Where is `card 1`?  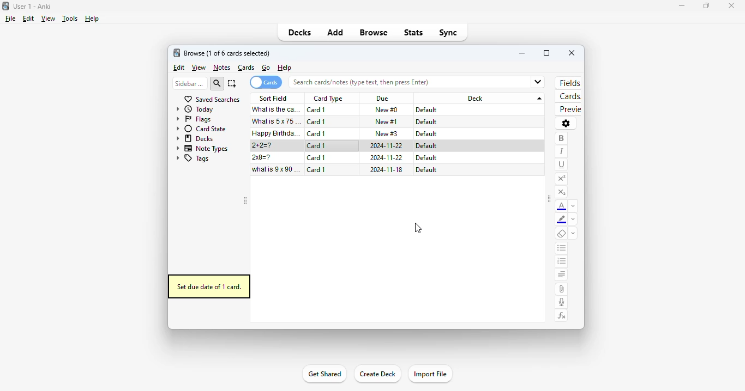 card 1 is located at coordinates (317, 133).